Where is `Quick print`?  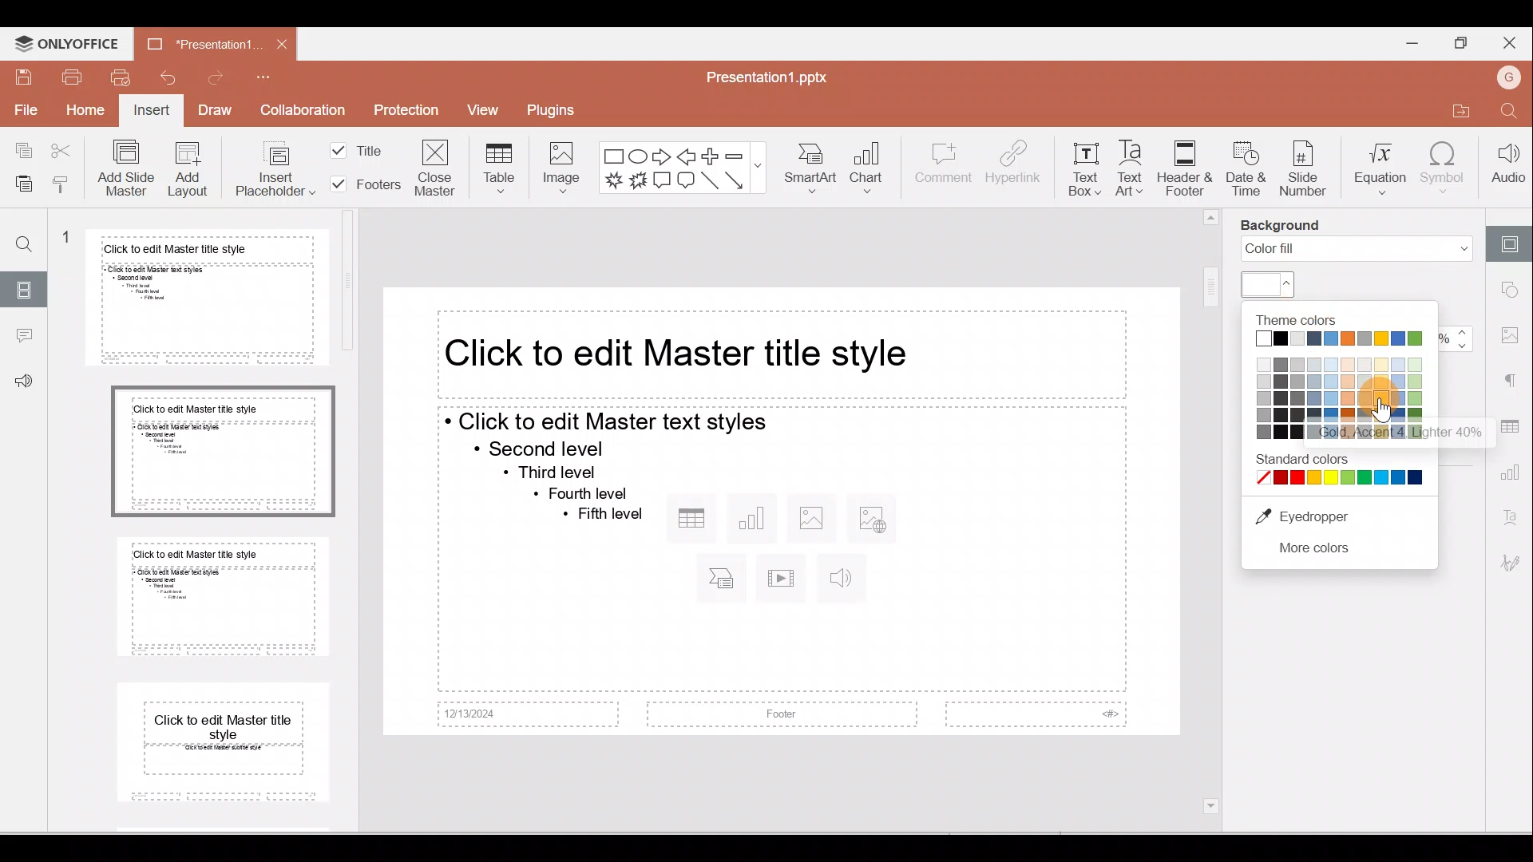 Quick print is located at coordinates (121, 77).